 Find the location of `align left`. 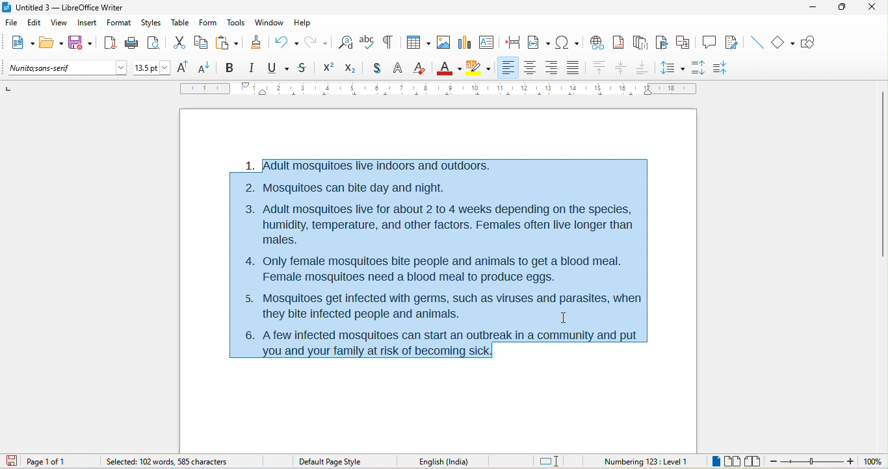

align left is located at coordinates (509, 68).